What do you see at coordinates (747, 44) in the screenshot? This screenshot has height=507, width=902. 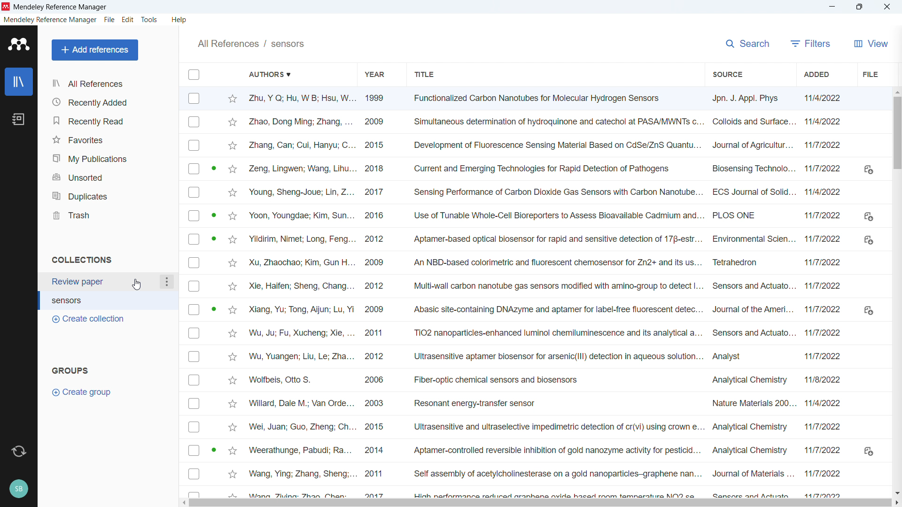 I see `Search ` at bounding box center [747, 44].